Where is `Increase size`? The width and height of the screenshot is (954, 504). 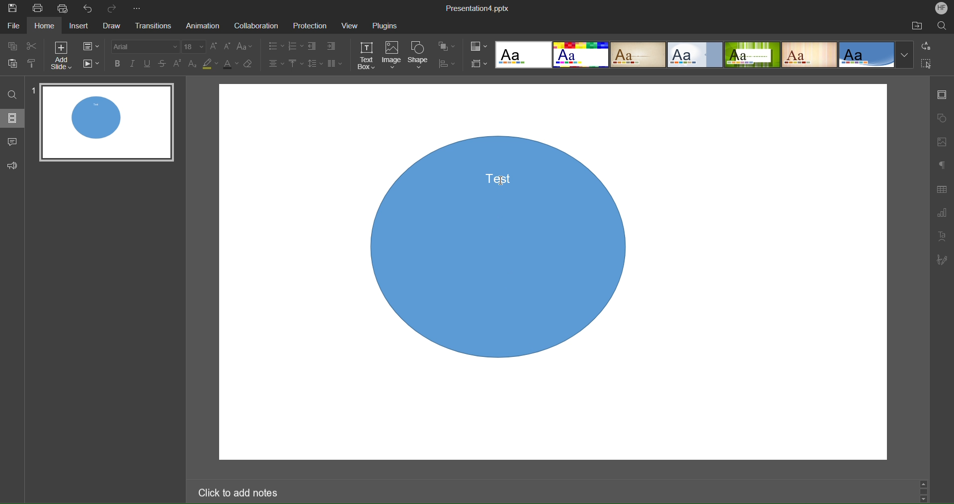 Increase size is located at coordinates (213, 46).